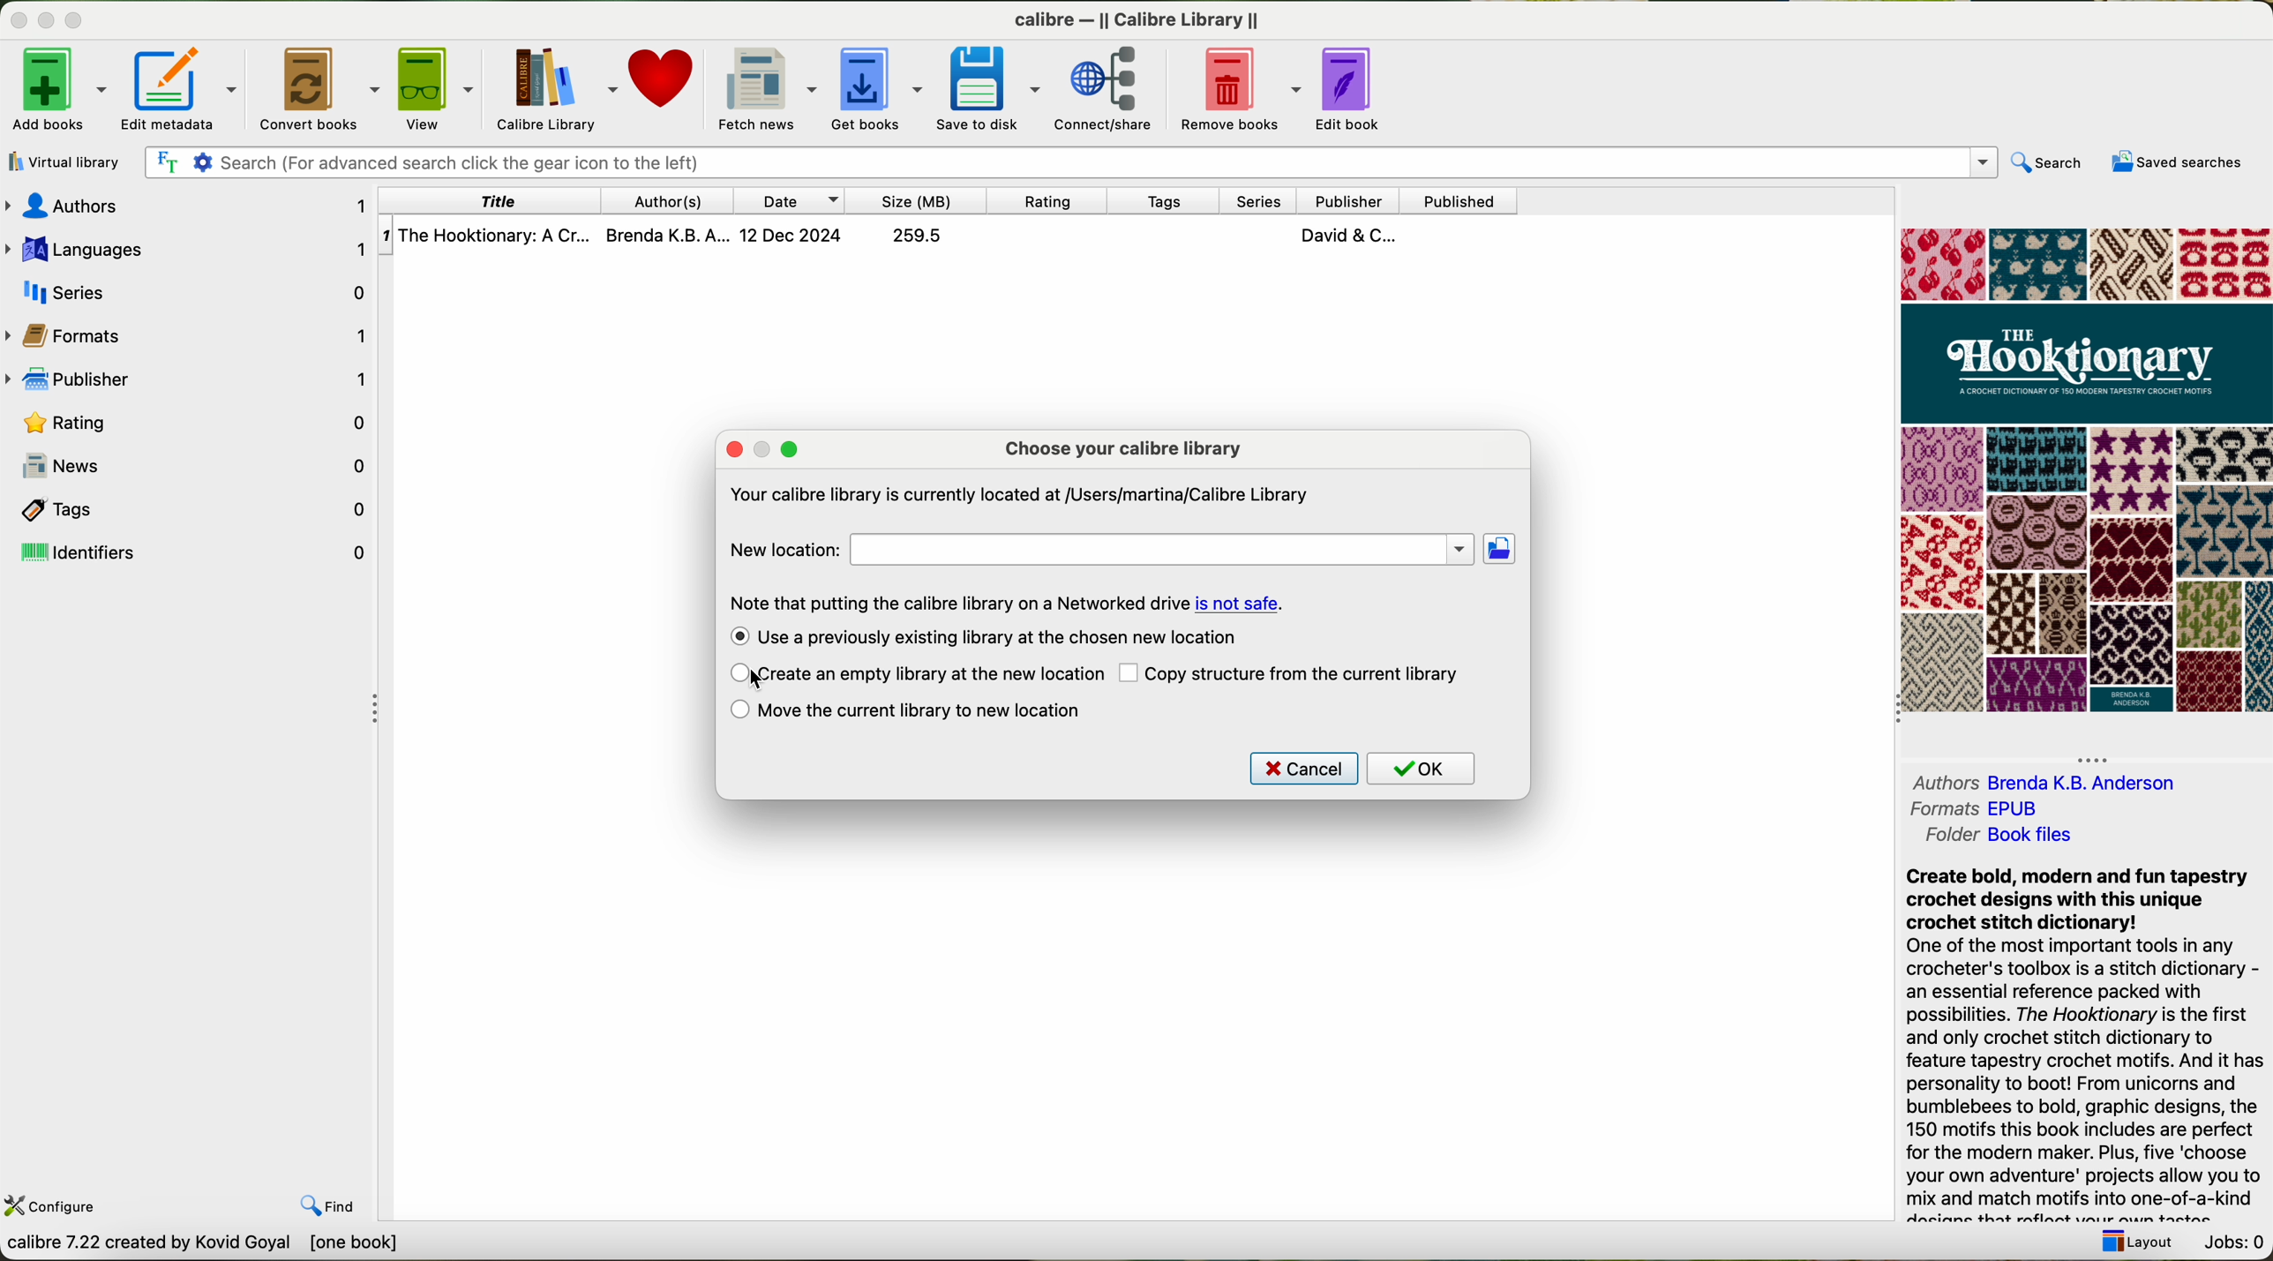 The image size is (2273, 1261). Describe the element at coordinates (1351, 200) in the screenshot. I see `publisher` at that location.